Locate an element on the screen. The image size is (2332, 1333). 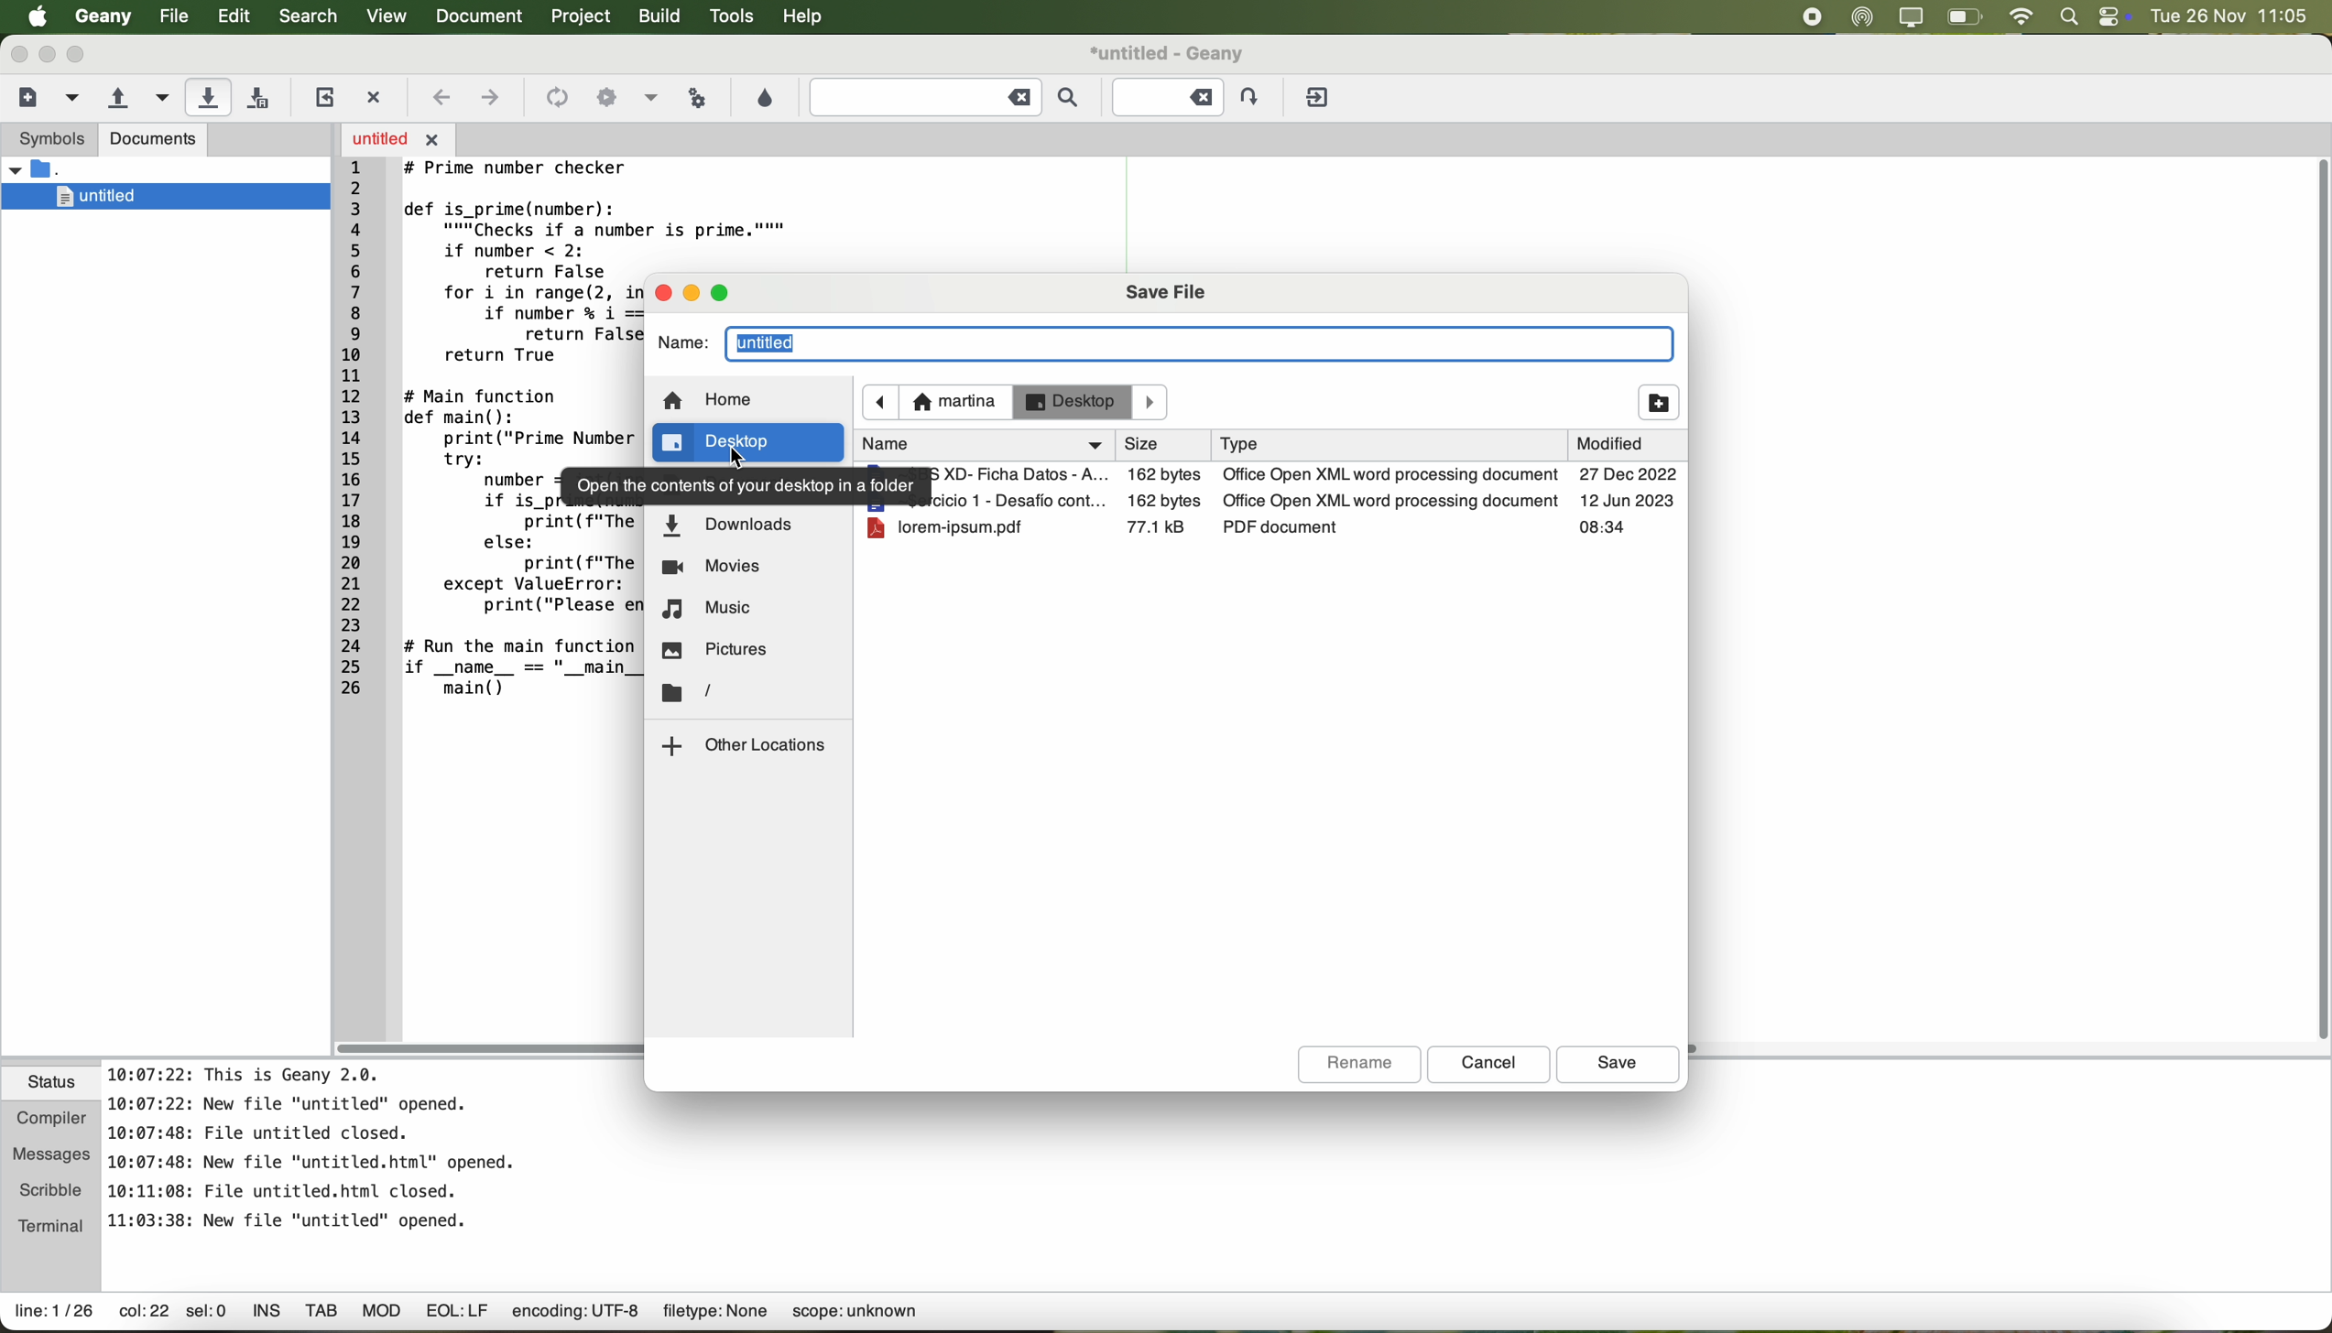
 is located at coordinates (1154, 403).